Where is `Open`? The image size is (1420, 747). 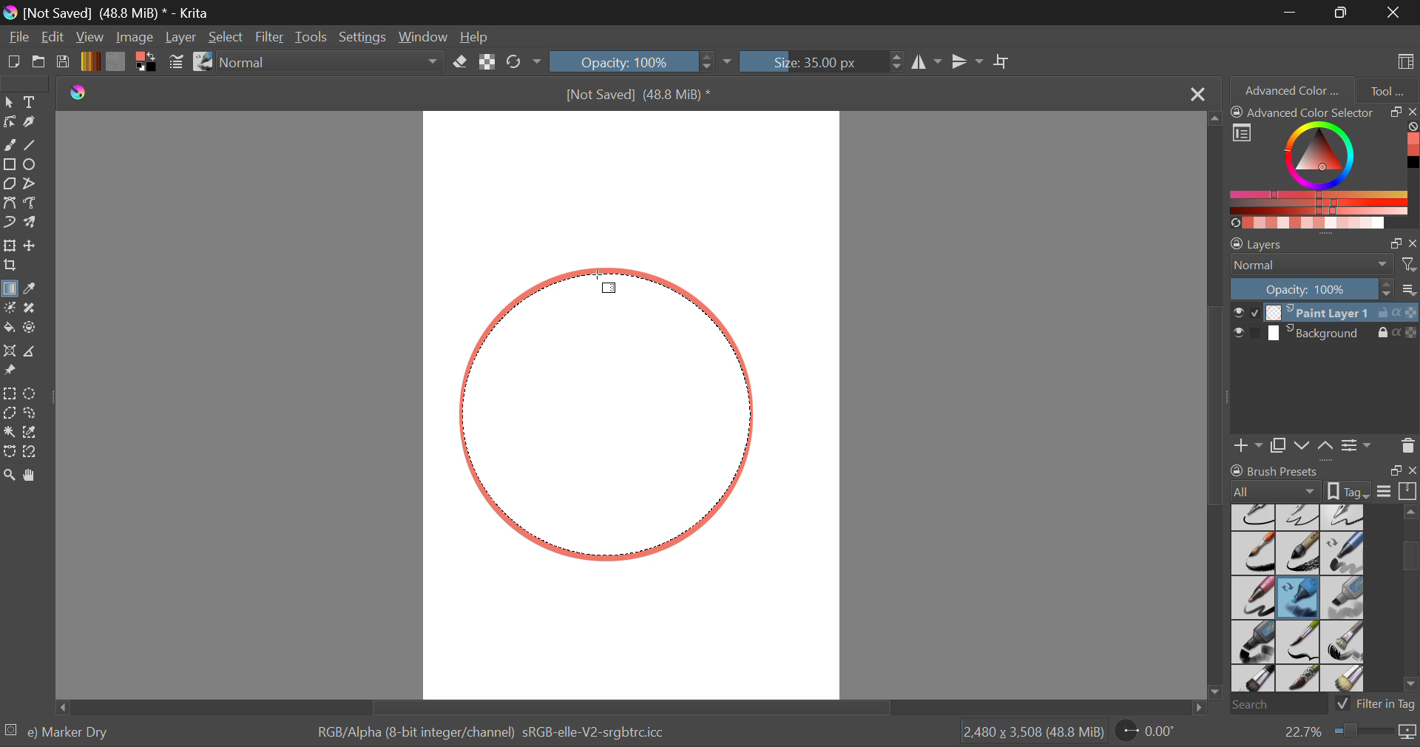 Open is located at coordinates (40, 64).